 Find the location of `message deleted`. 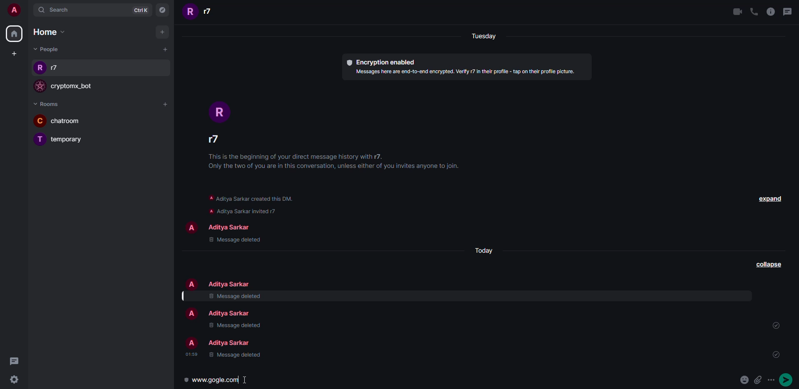

message deleted is located at coordinates (238, 355).